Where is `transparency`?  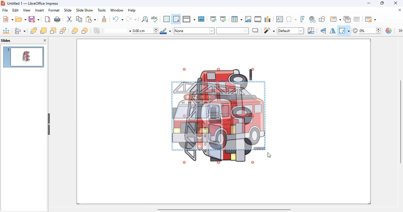 transparency is located at coordinates (367, 31).